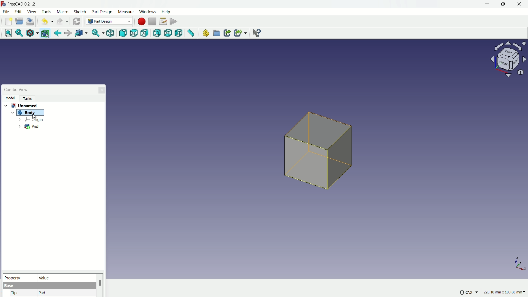 The height and width of the screenshot is (297, 528). I want to click on windows, so click(147, 12).